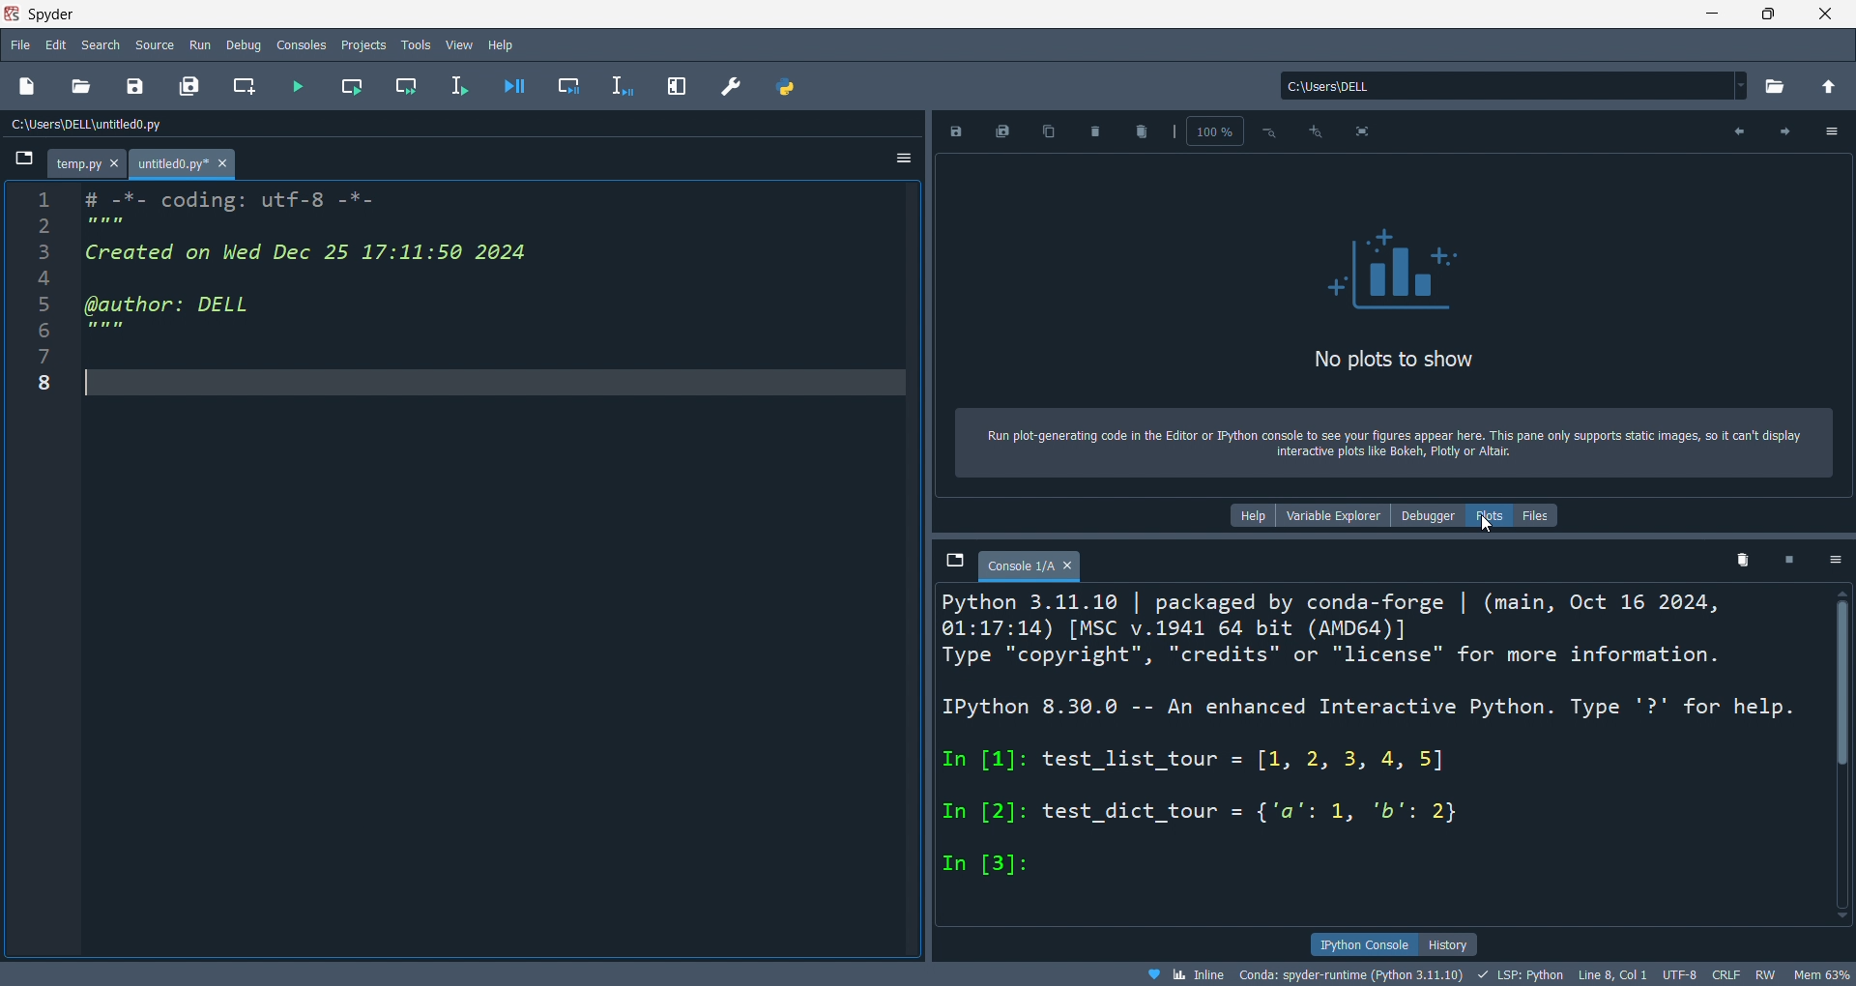 Image resolution: width=1856 pixels, height=986 pixels. I want to click on rw, so click(1764, 974).